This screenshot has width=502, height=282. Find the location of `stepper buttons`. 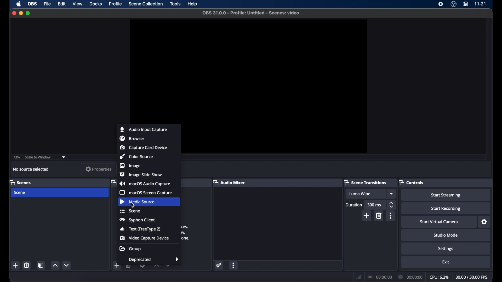

stepper buttons is located at coordinates (391, 205).